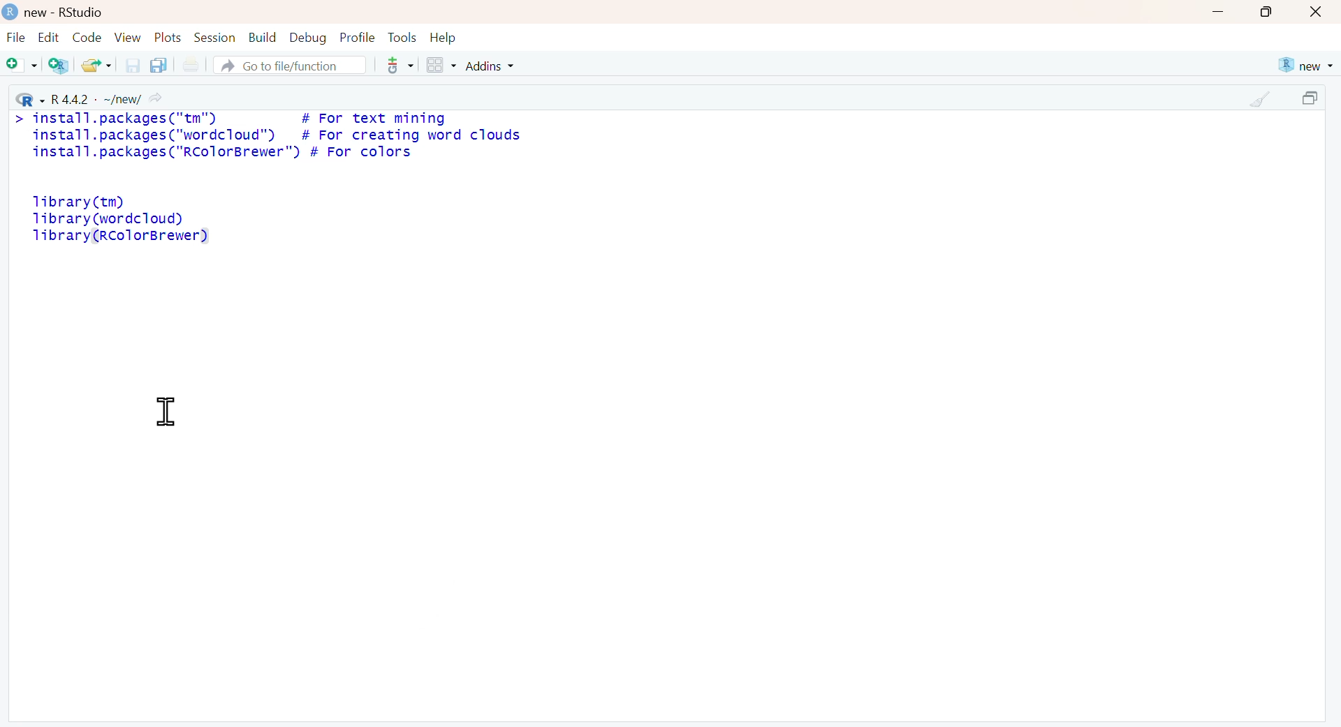 Image resolution: width=1341 pixels, height=727 pixels. Describe the element at coordinates (220, 153) in the screenshot. I see `install.packages("RColorBrewer") # For colors` at that location.